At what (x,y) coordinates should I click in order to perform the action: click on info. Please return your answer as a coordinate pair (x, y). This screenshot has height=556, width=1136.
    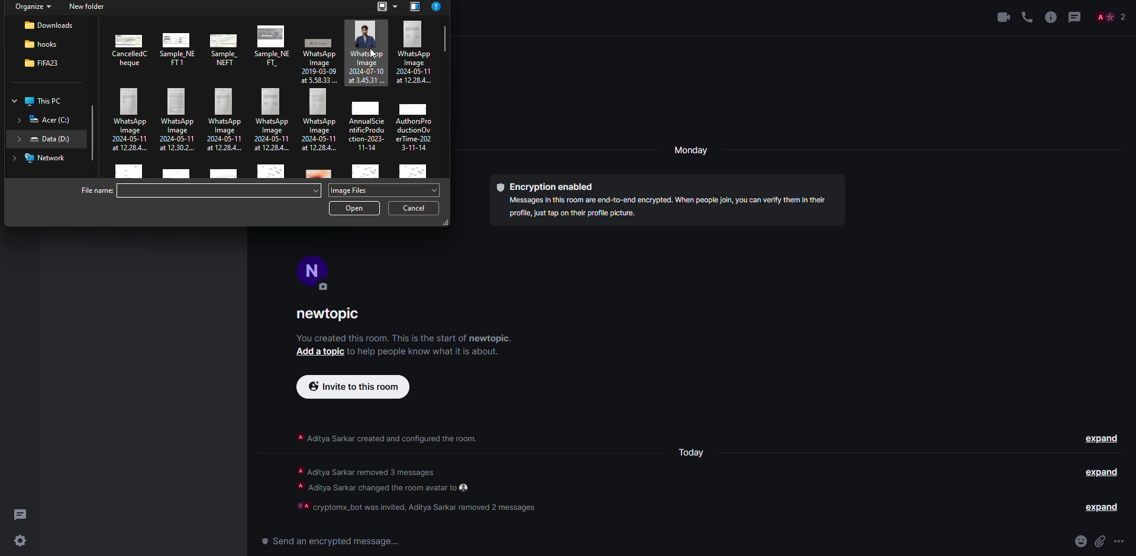
    Looking at the image, I should click on (406, 337).